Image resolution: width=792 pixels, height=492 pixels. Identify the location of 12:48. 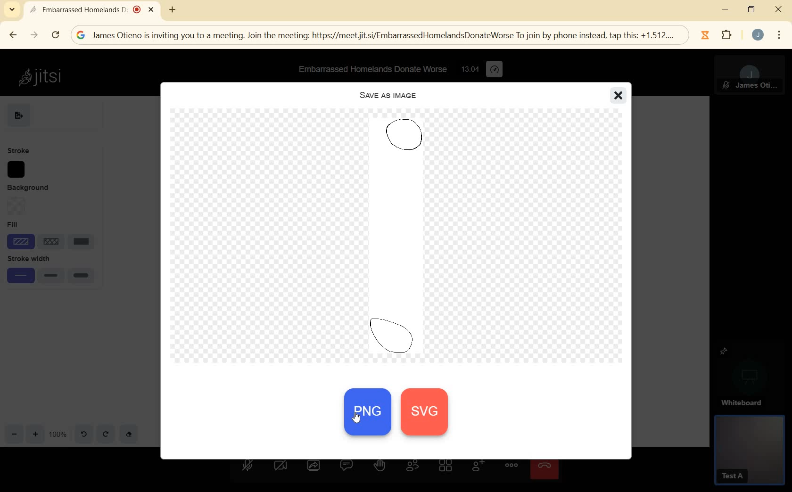
(469, 70).